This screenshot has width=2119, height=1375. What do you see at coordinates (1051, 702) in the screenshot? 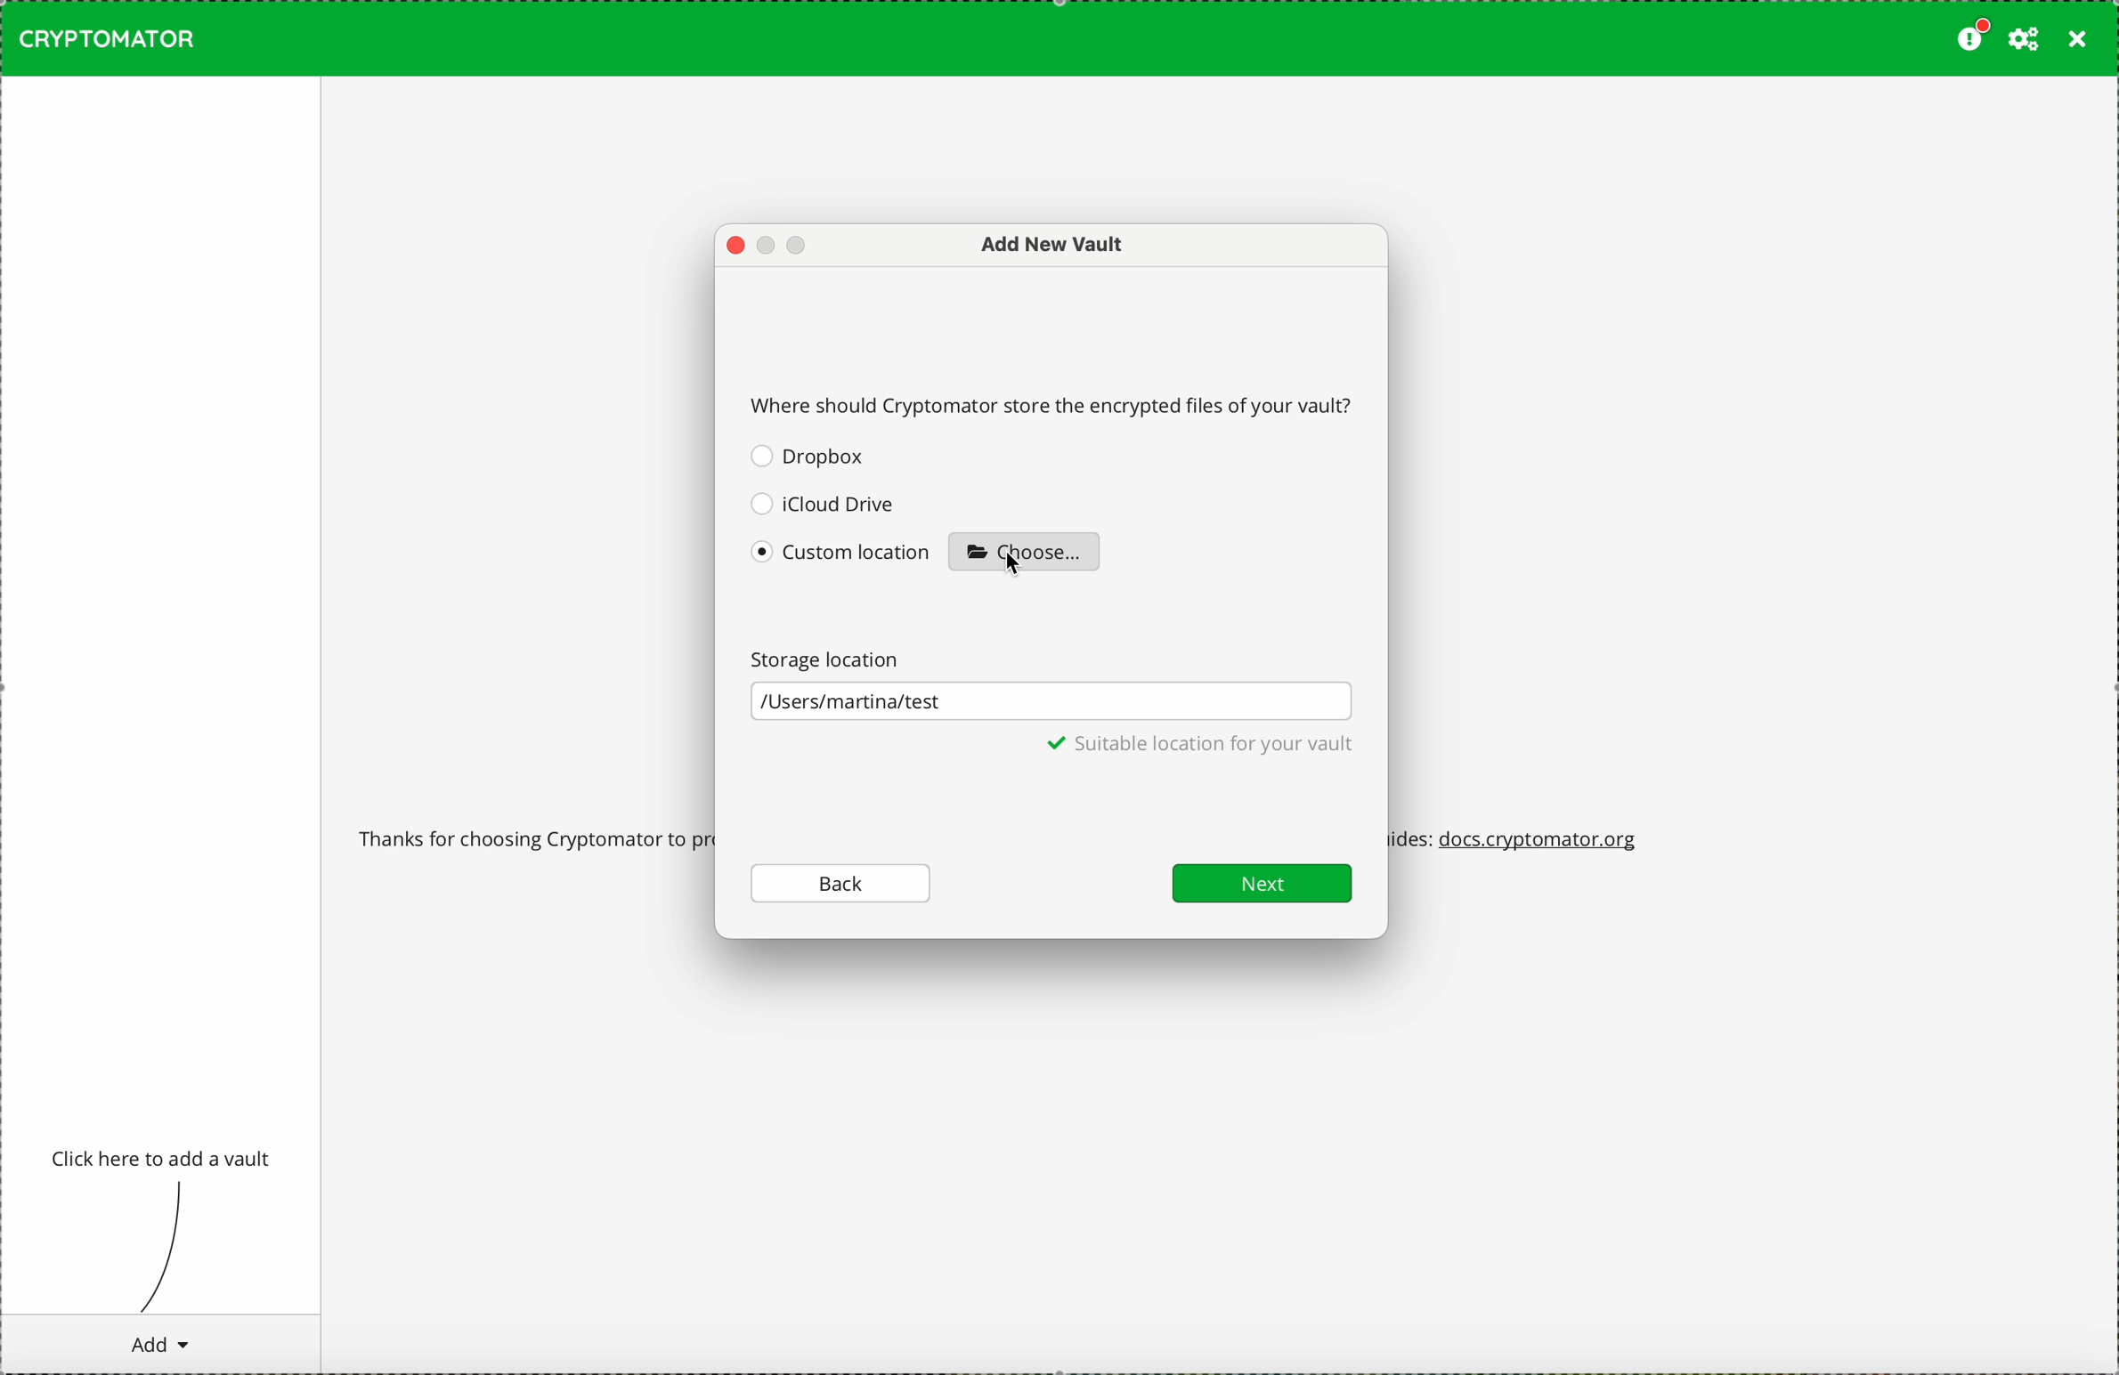
I see `storage location folder` at bounding box center [1051, 702].